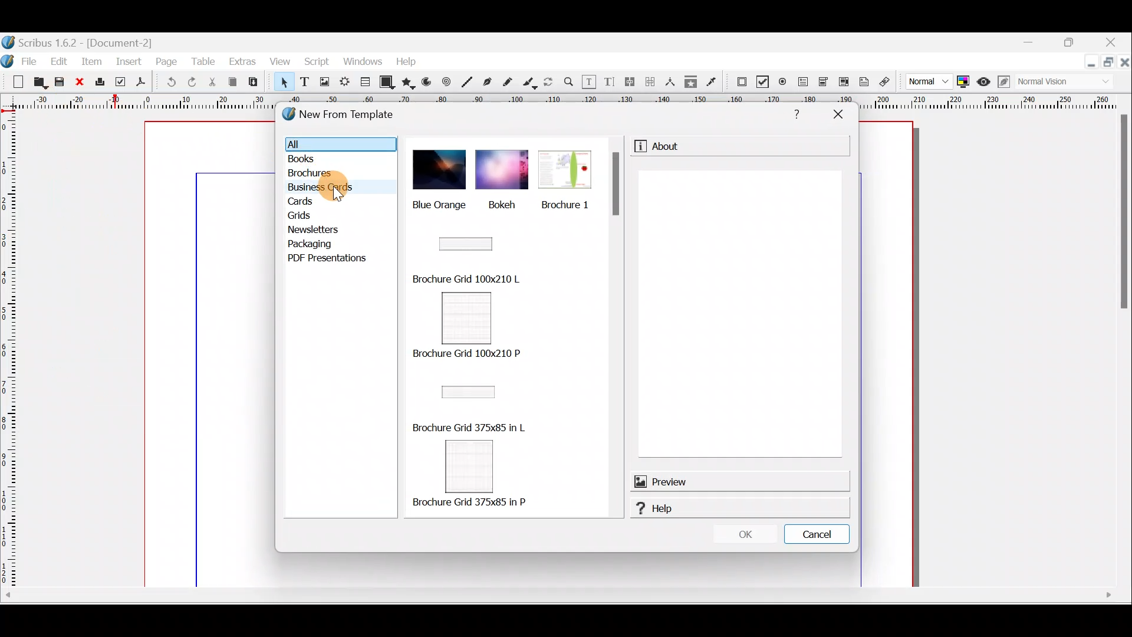  What do you see at coordinates (331, 189) in the screenshot?
I see `Business cards` at bounding box center [331, 189].